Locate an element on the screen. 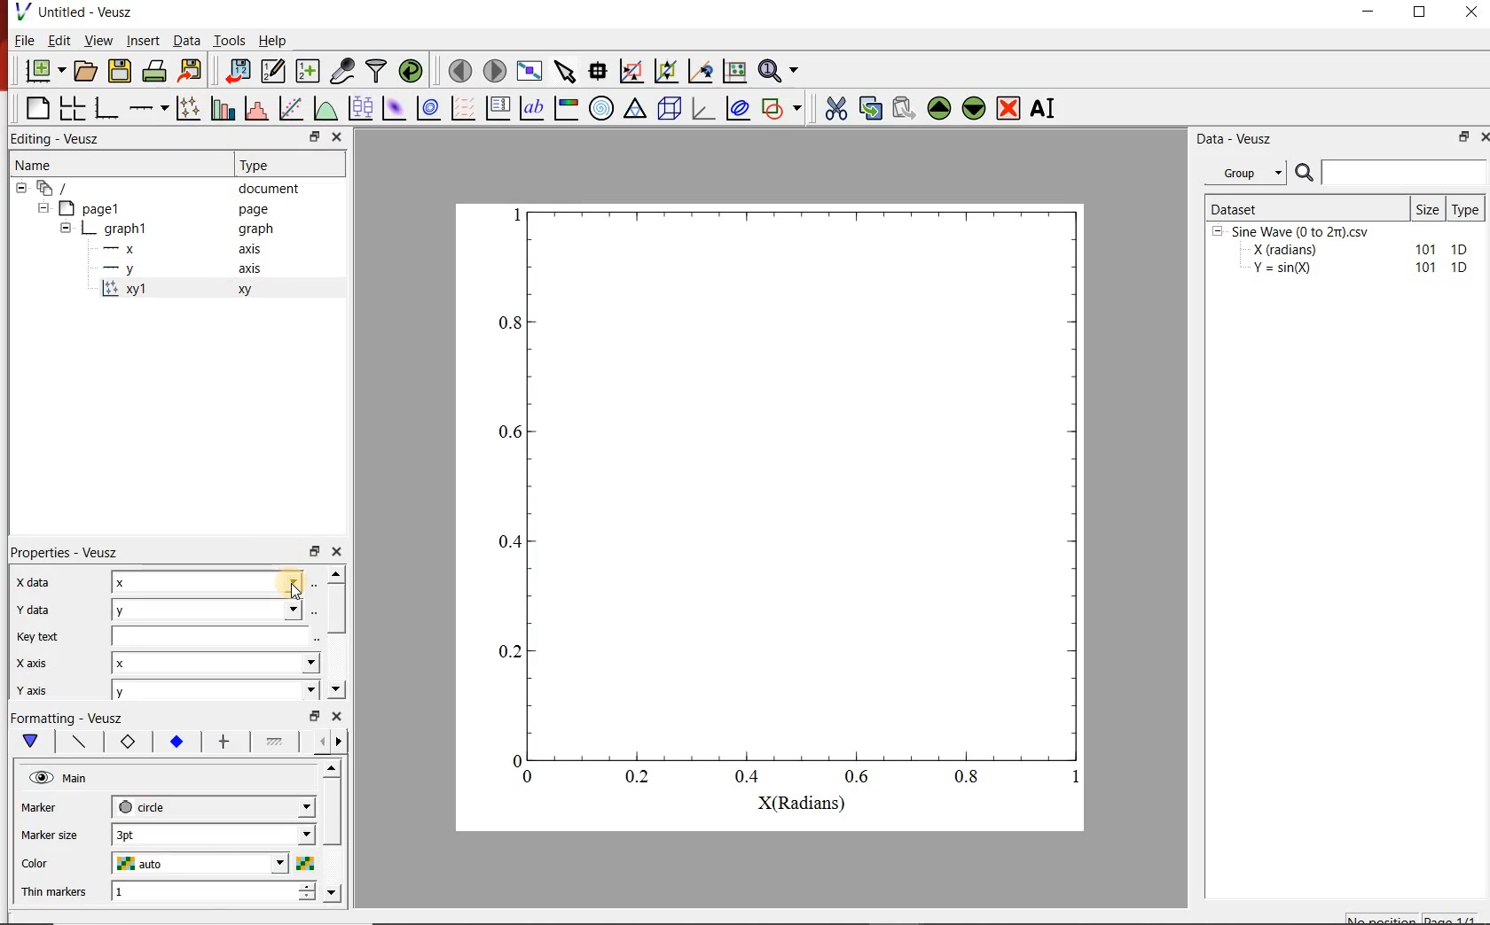 Image resolution: width=1490 pixels, height=925 pixels. text label is located at coordinates (532, 108).